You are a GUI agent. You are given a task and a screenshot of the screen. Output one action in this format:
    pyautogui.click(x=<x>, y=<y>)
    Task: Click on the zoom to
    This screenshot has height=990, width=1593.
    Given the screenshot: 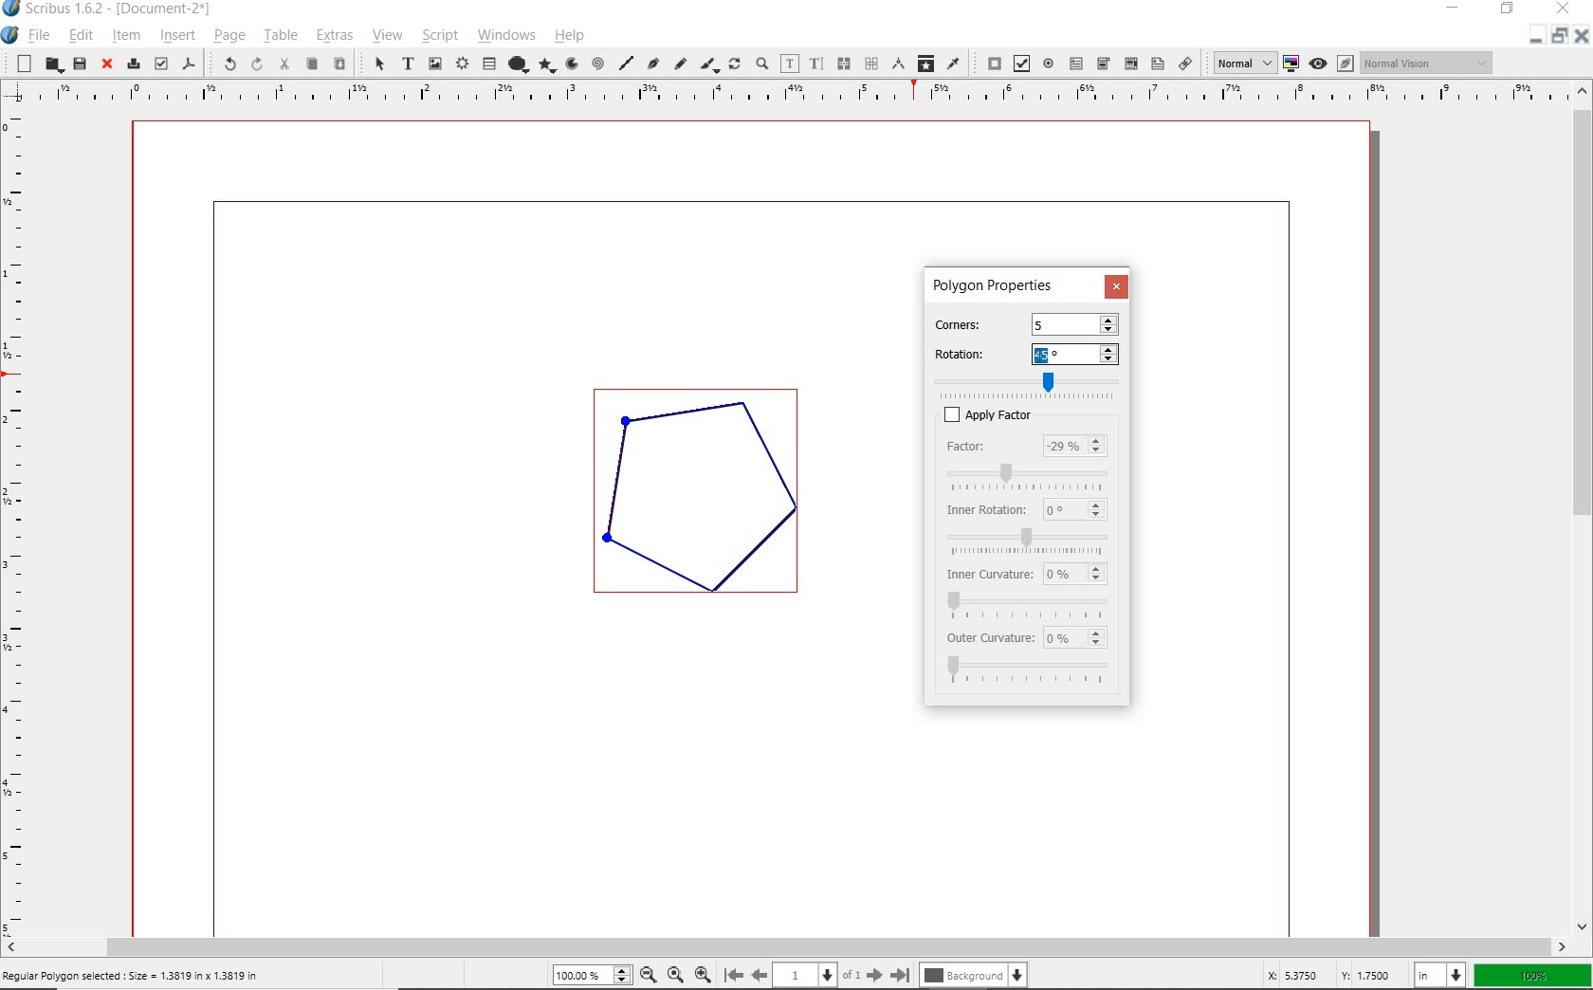 What is the action you would take?
    pyautogui.click(x=674, y=975)
    